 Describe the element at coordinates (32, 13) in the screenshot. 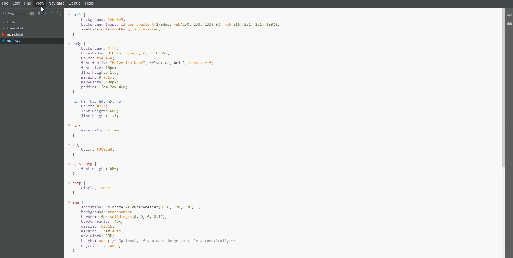

I see `Show in File Tree` at that location.